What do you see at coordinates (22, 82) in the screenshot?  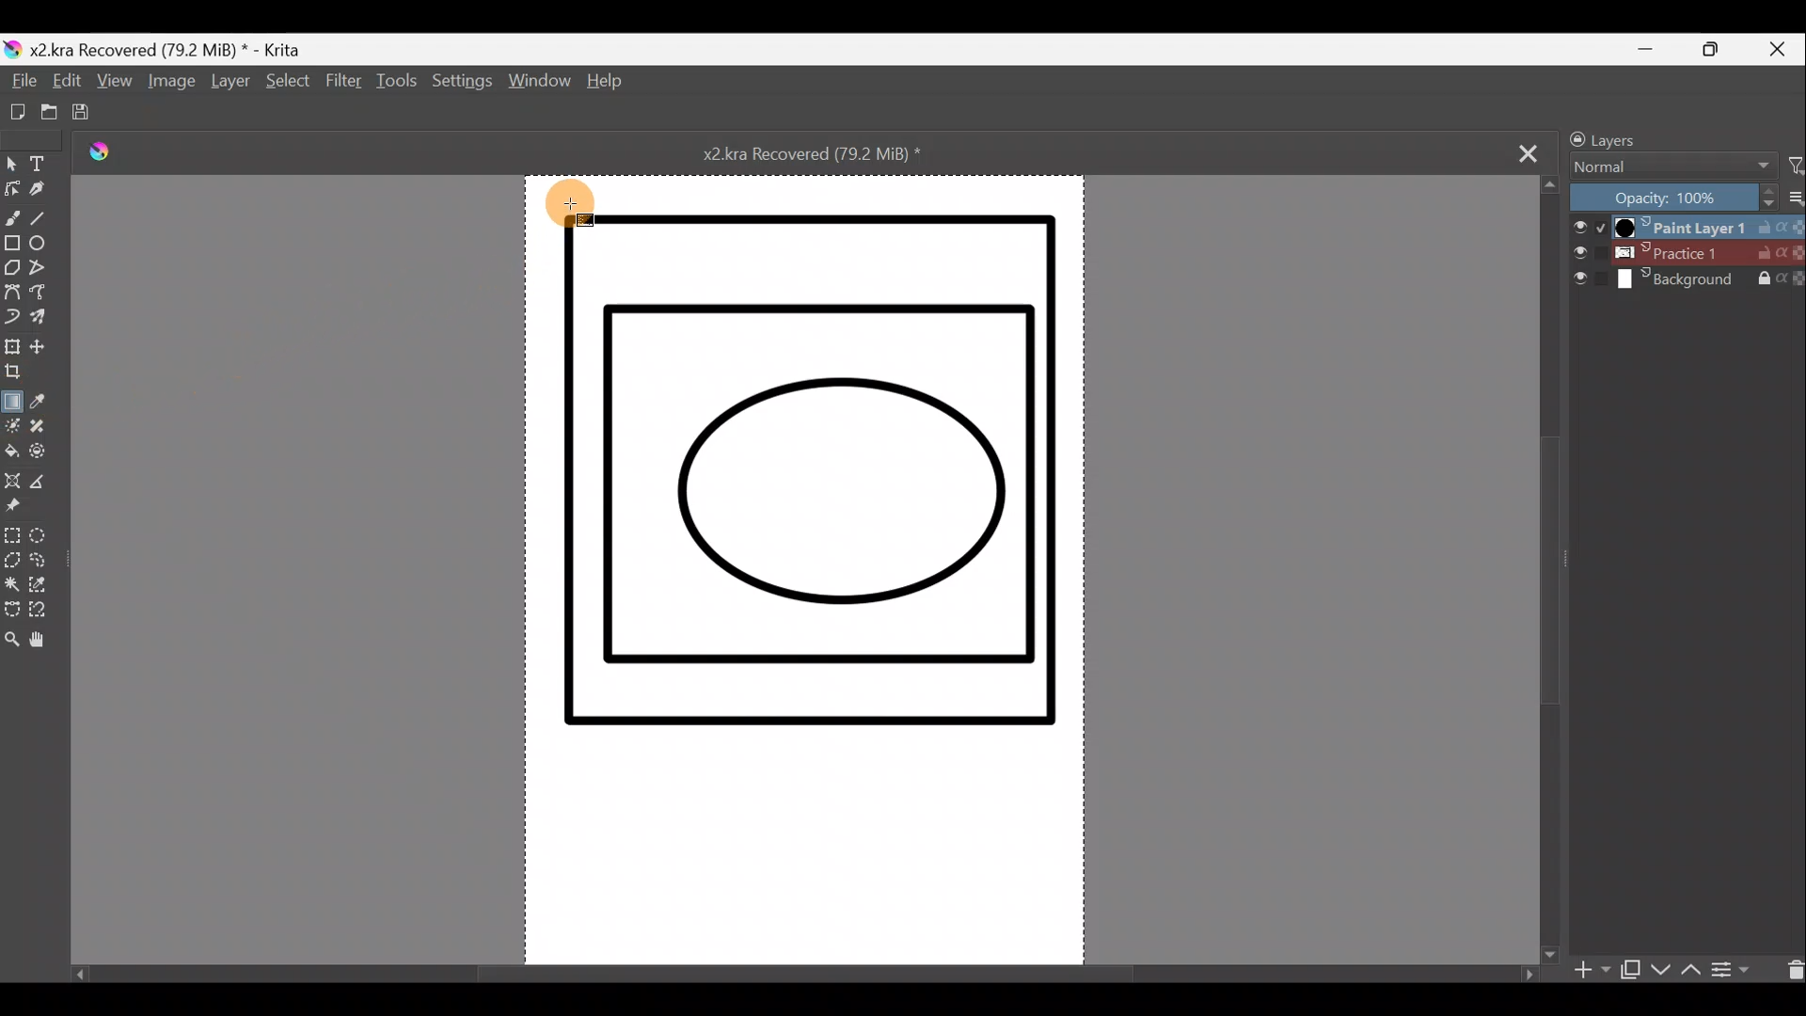 I see `File` at bounding box center [22, 82].